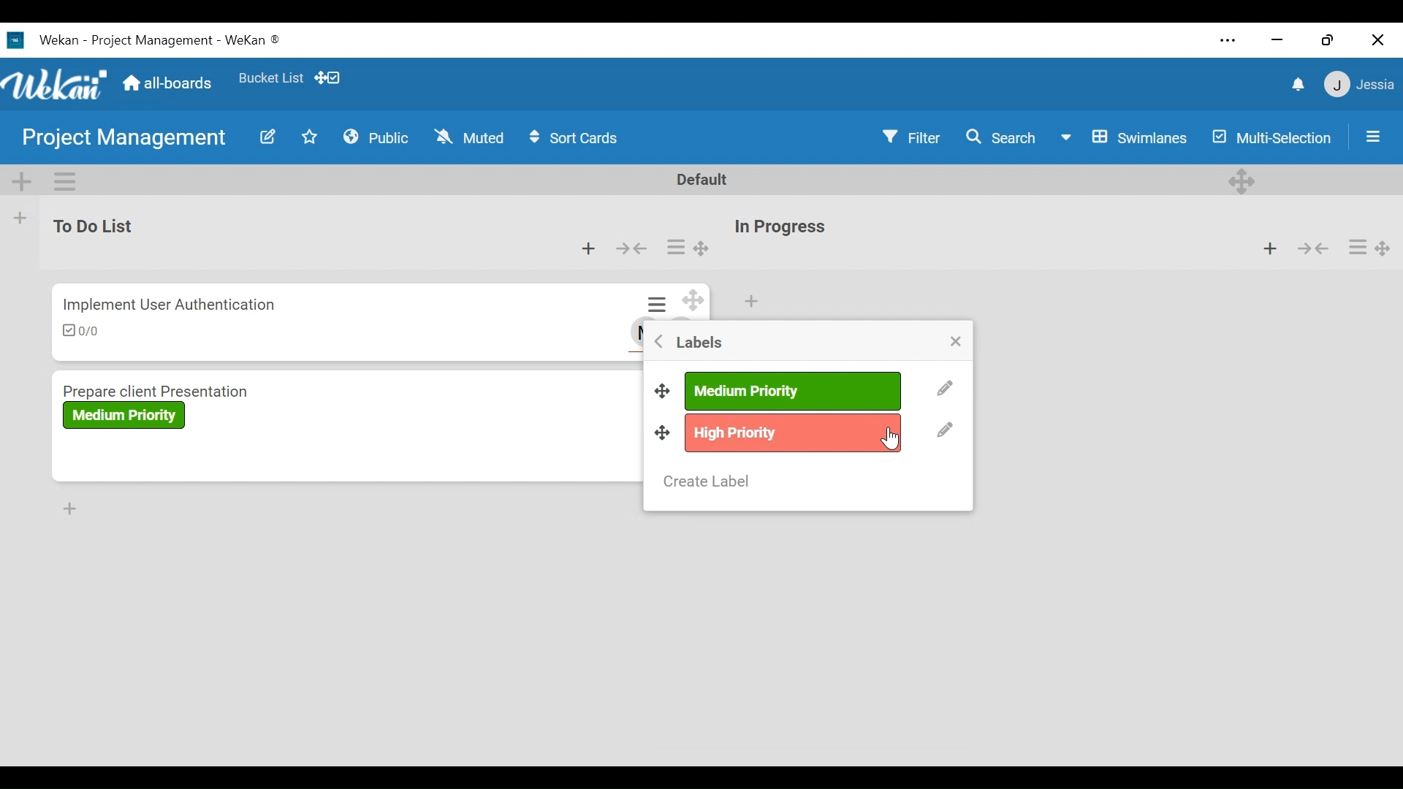 This screenshot has width=1403, height=789. Describe the element at coordinates (661, 388) in the screenshot. I see `Desktop drag handle` at that location.